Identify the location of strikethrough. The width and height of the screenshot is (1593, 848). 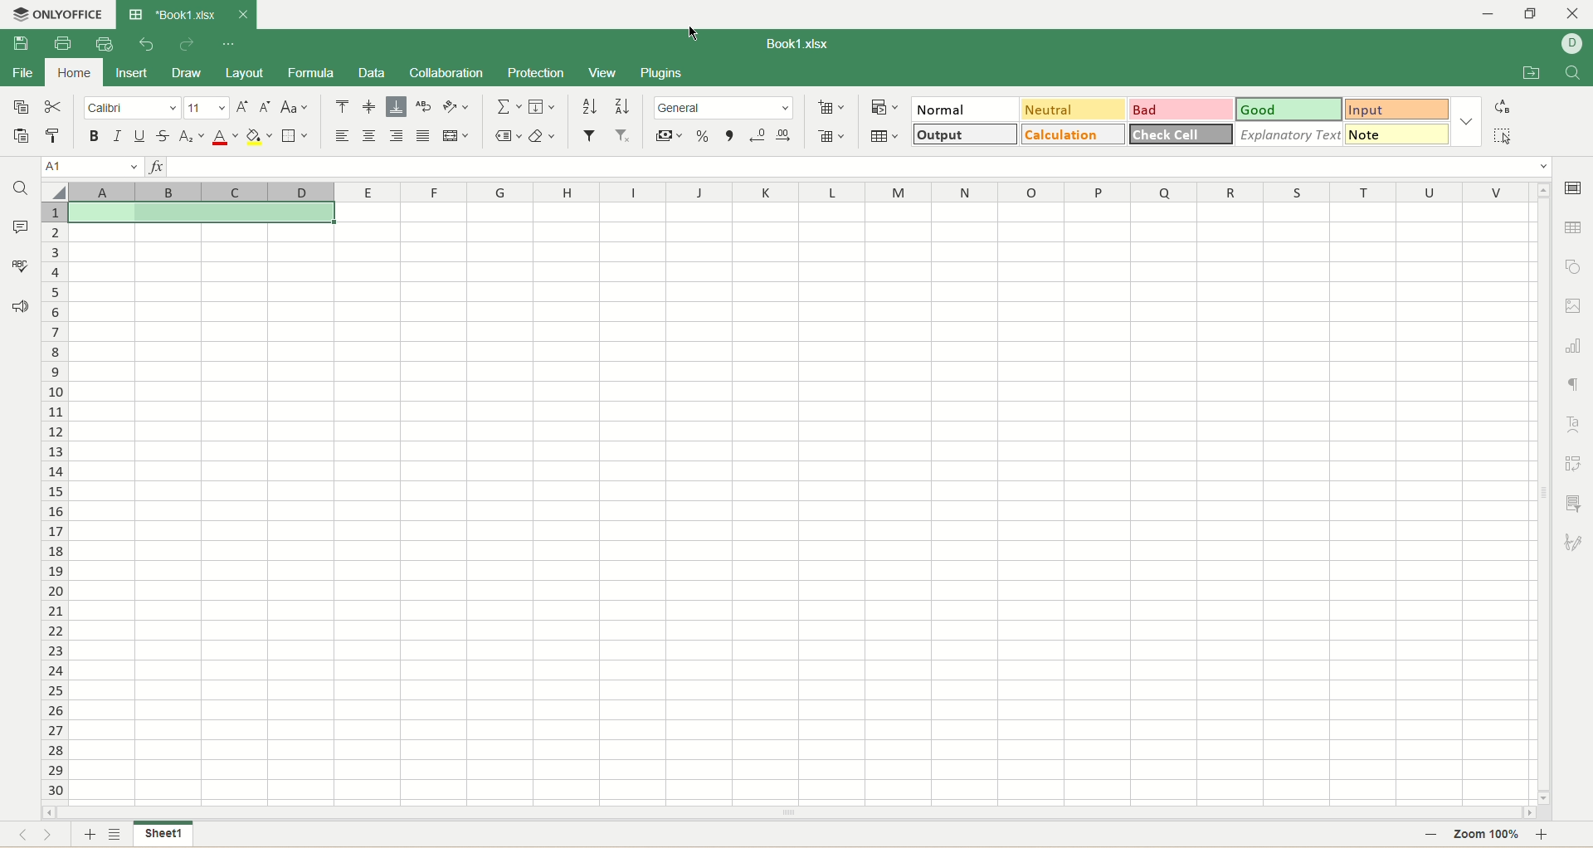
(165, 134).